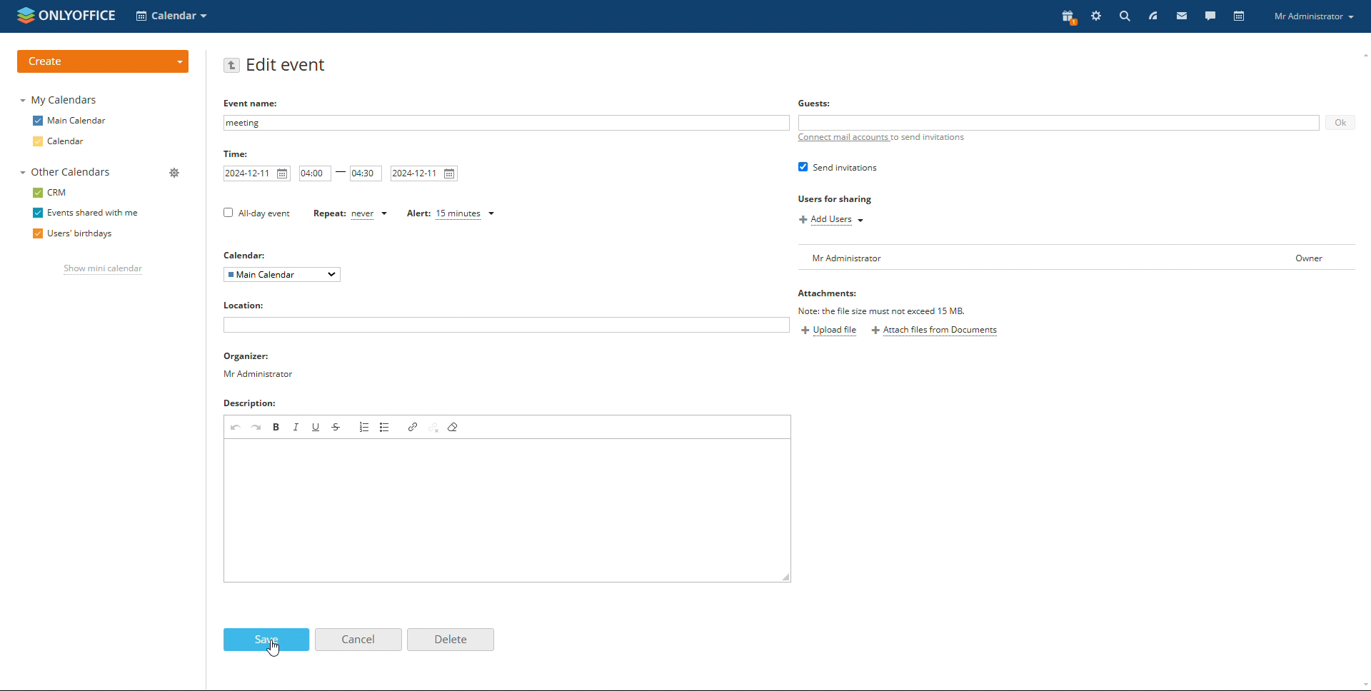 The image size is (1371, 691). Describe the element at coordinates (1209, 16) in the screenshot. I see `talk` at that location.